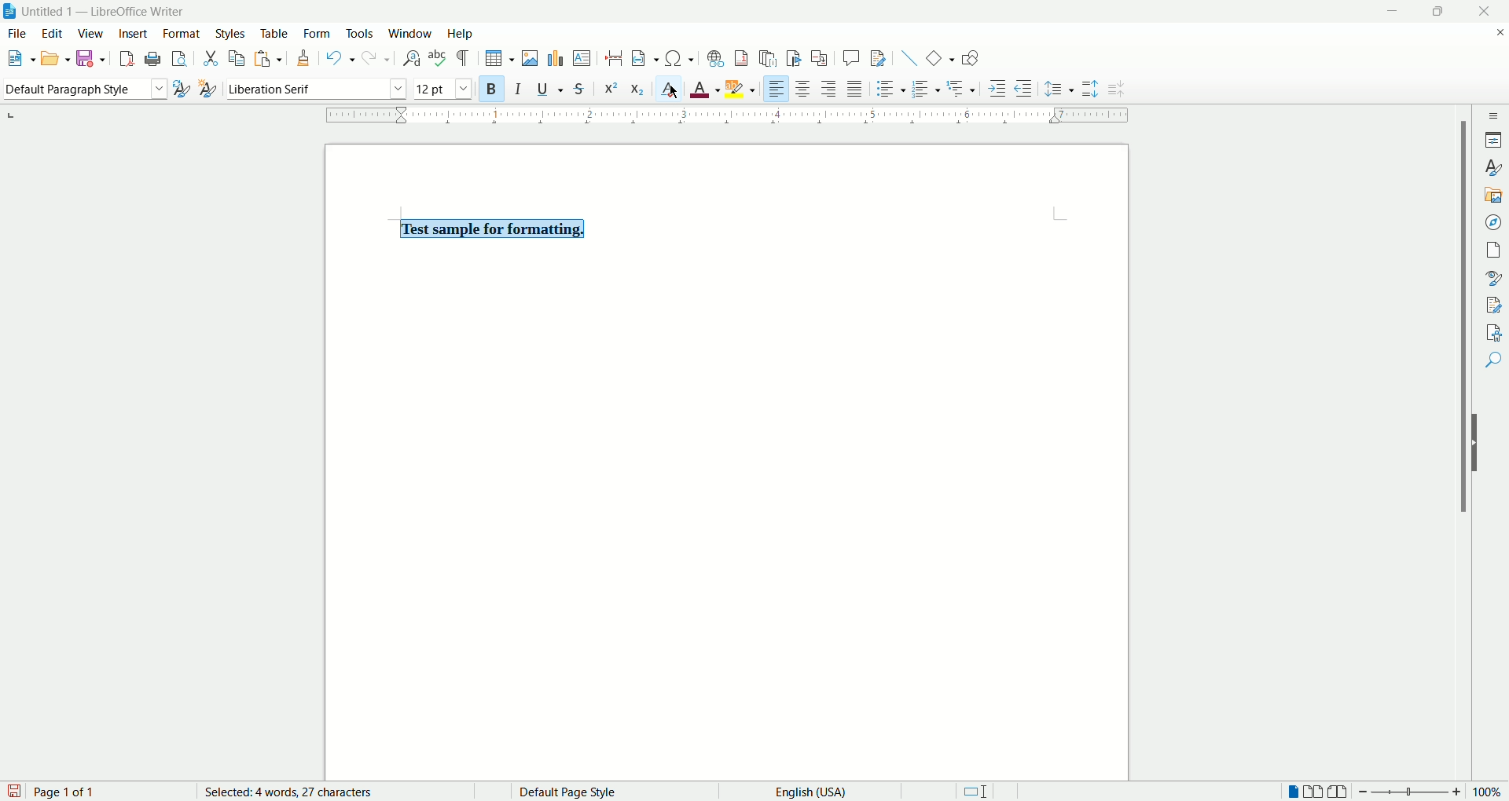 Image resolution: width=1509 pixels, height=801 pixels. I want to click on page break, so click(614, 56).